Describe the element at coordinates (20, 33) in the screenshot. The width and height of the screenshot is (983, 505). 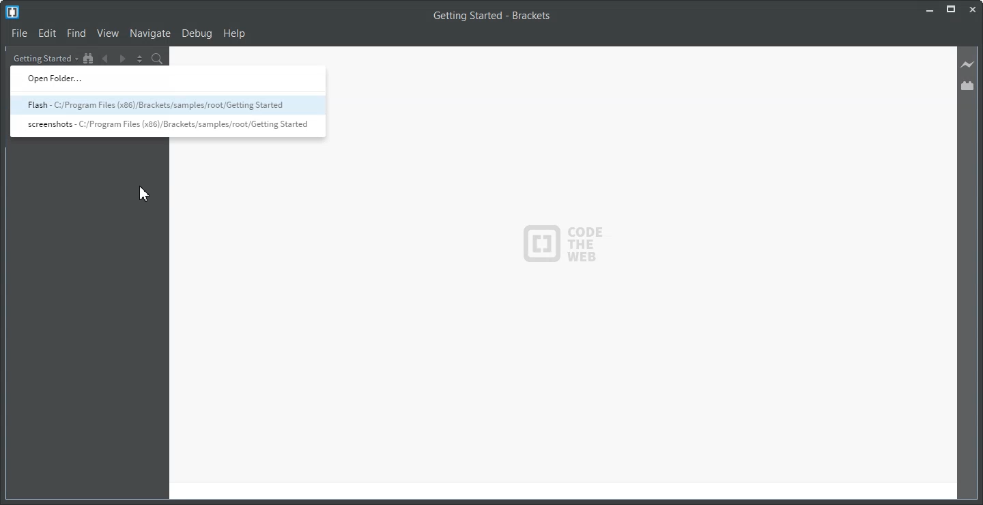
I see `File` at that location.